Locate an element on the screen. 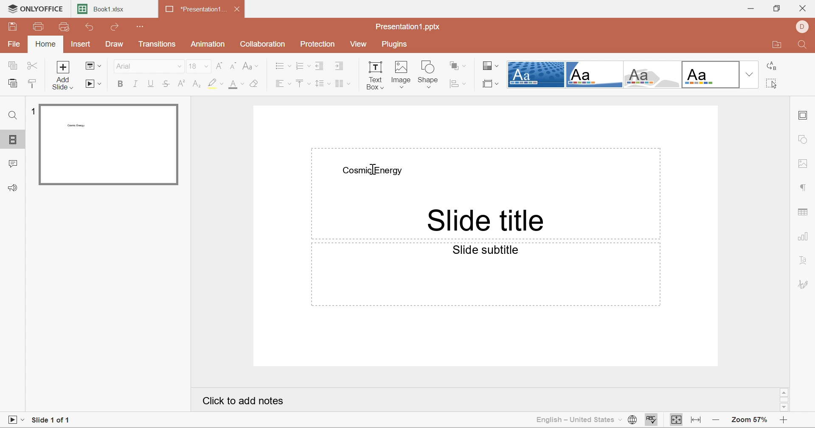 This screenshot has width=815, height=428. Undo is located at coordinates (90, 27).